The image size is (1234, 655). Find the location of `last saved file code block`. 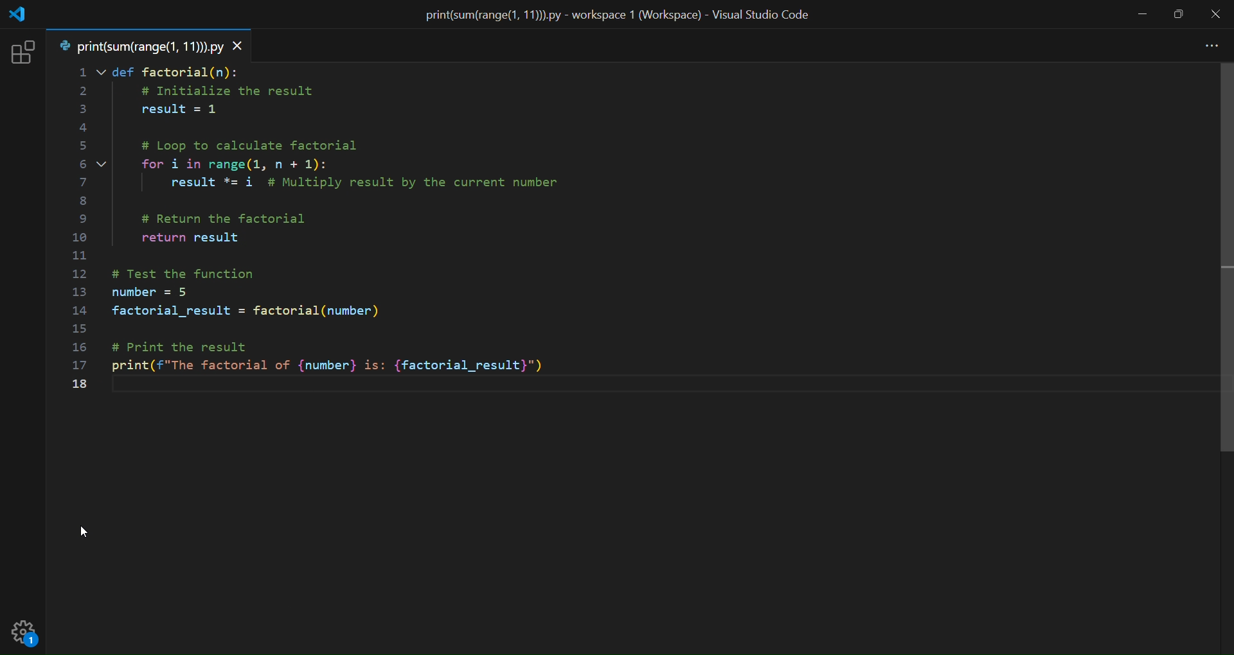

last saved file code block is located at coordinates (625, 252).